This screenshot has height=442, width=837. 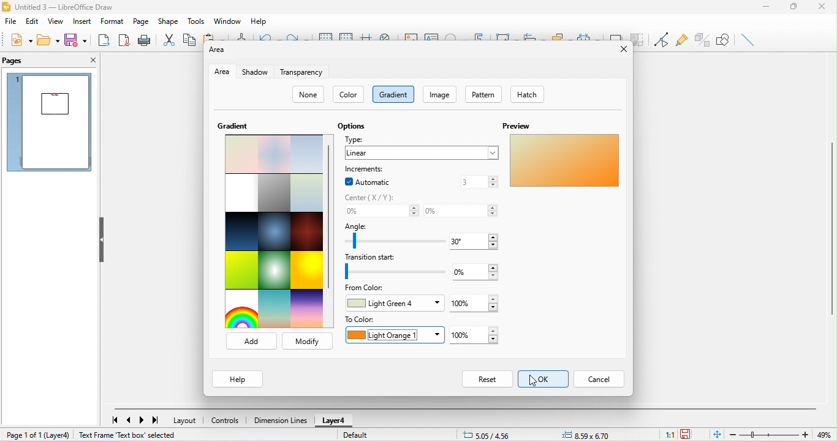 What do you see at coordinates (588, 34) in the screenshot?
I see `select at least three object` at bounding box center [588, 34].